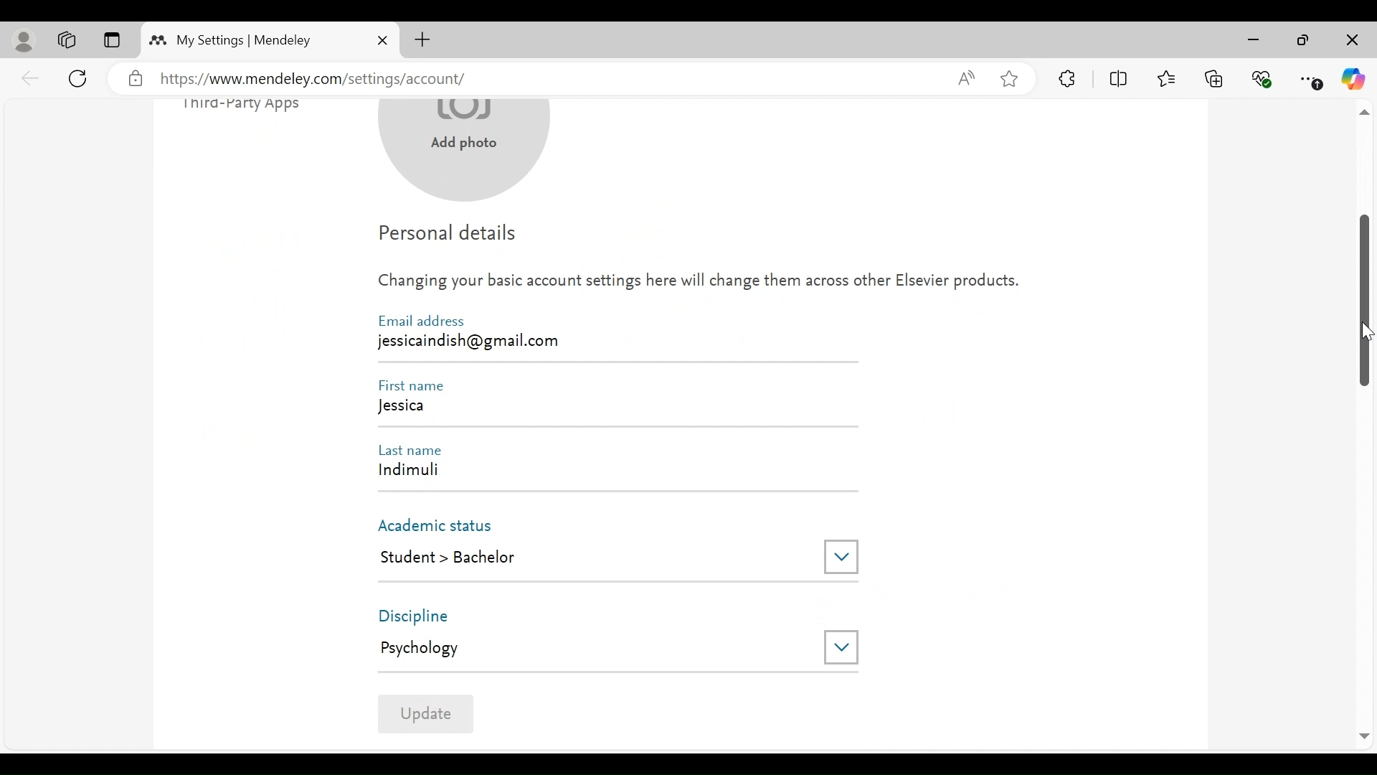 This screenshot has height=775, width=1377. I want to click on Add this page to Favorites, so click(1008, 78).